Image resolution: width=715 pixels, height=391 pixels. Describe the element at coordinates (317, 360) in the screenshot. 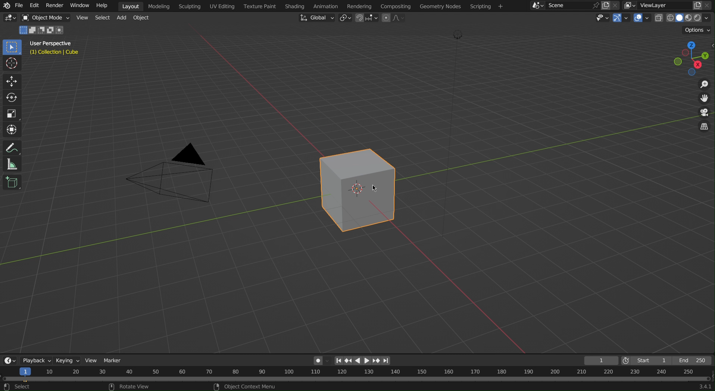

I see `Auto Keying` at that location.